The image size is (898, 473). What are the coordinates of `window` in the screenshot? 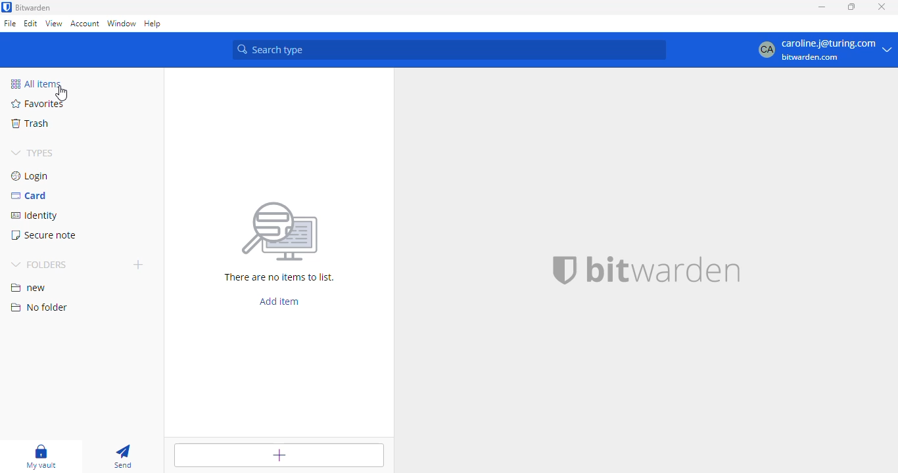 It's located at (122, 24).